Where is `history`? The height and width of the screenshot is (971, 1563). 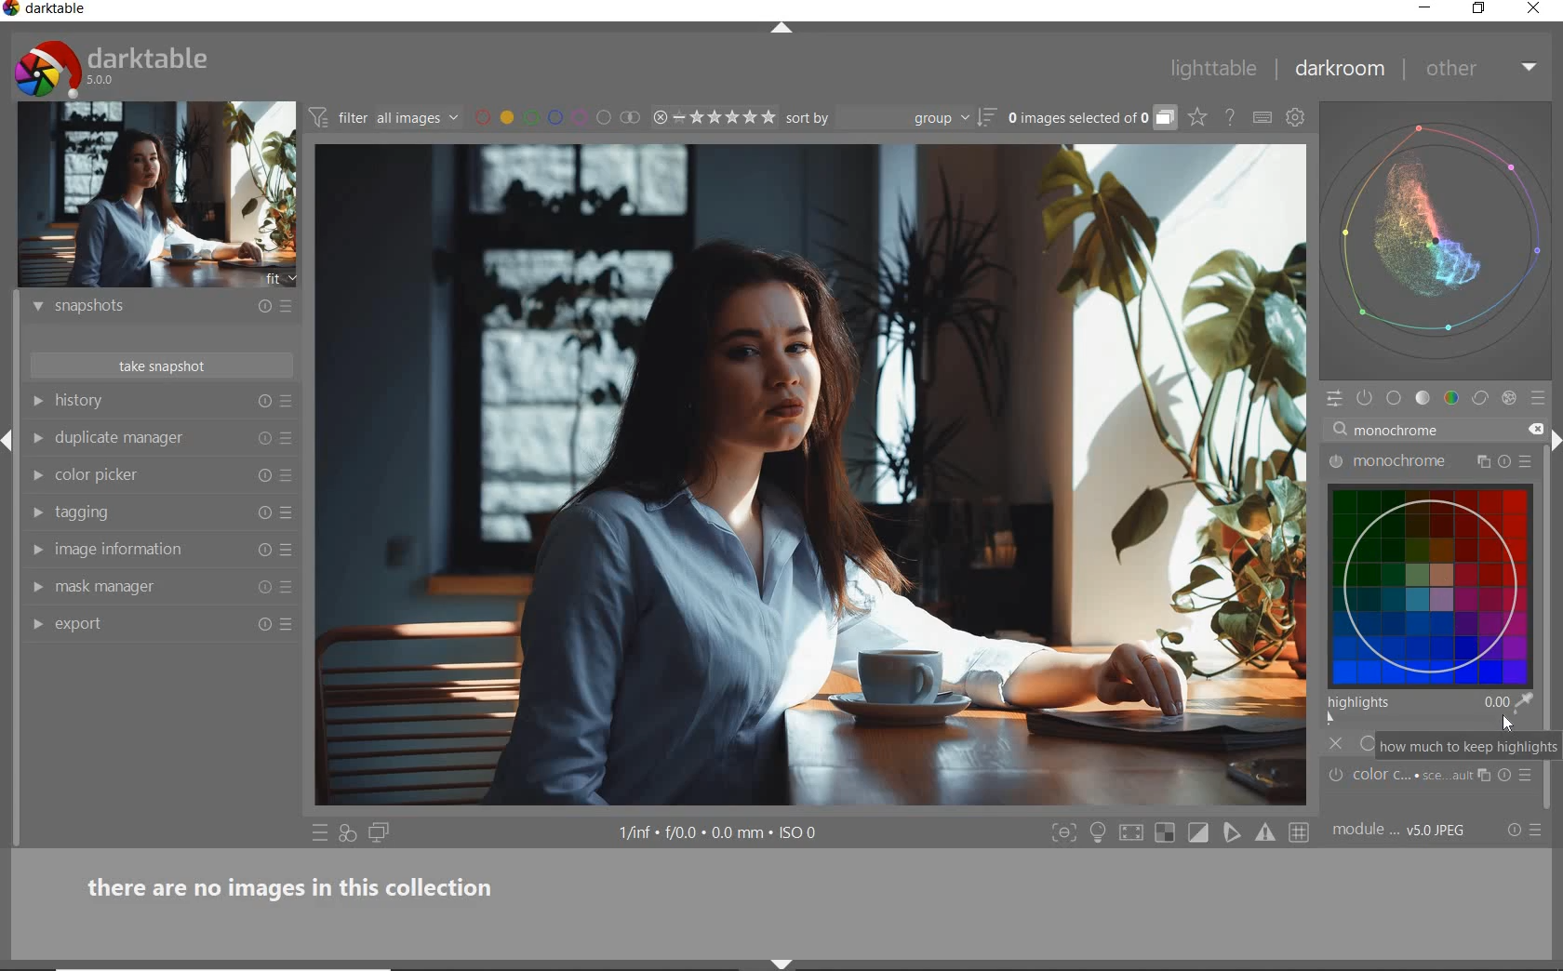 history is located at coordinates (151, 402).